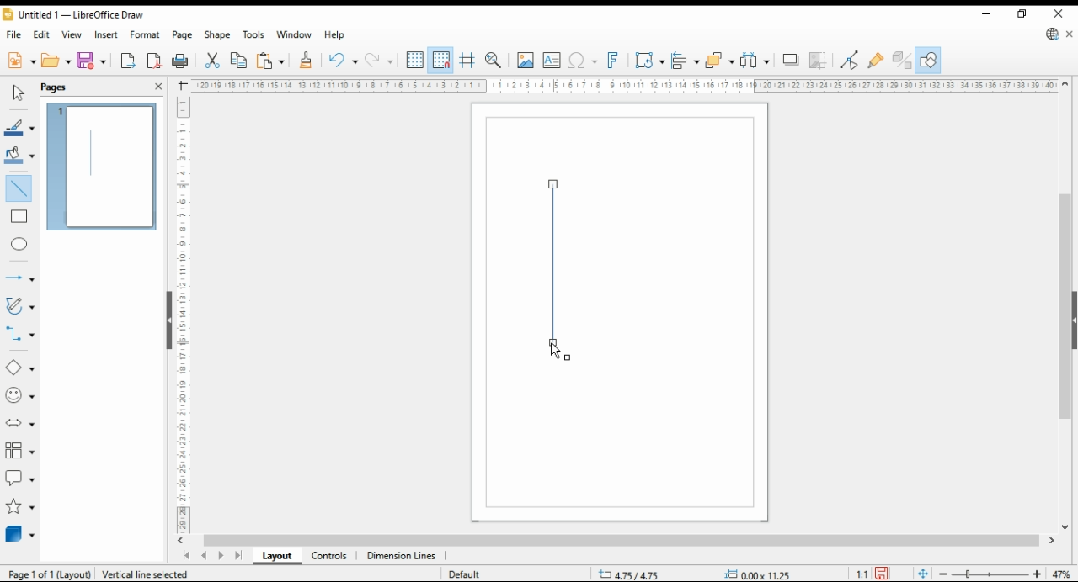 The image size is (1078, 582). Describe the element at coordinates (21, 424) in the screenshot. I see `block arrows` at that location.